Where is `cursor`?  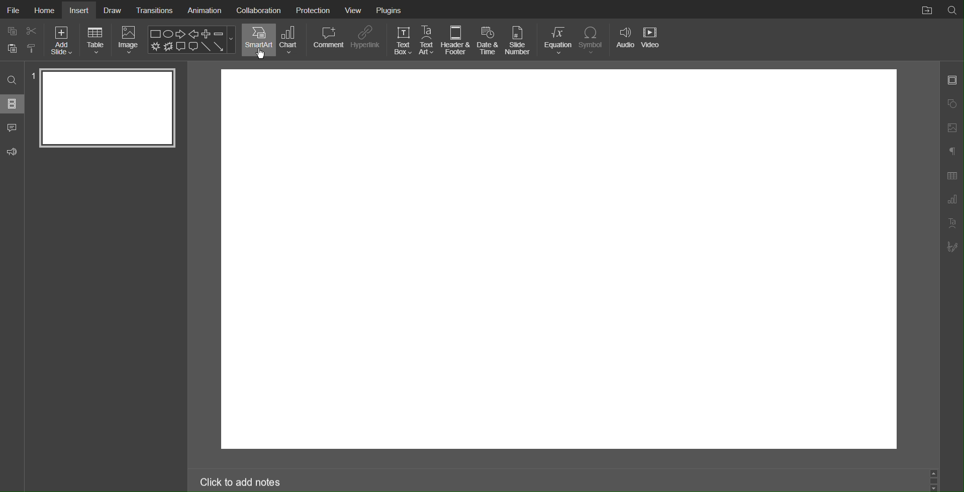 cursor is located at coordinates (262, 54).